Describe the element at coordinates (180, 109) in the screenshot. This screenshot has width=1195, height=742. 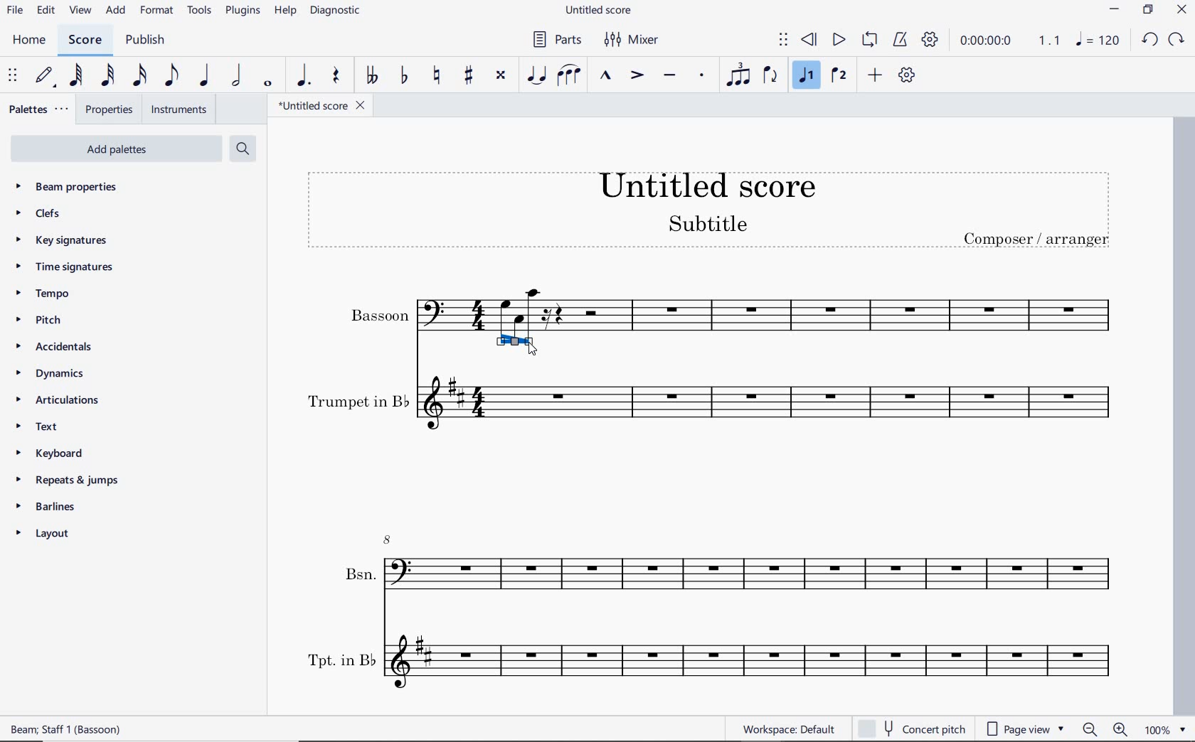
I see `instruments` at that location.